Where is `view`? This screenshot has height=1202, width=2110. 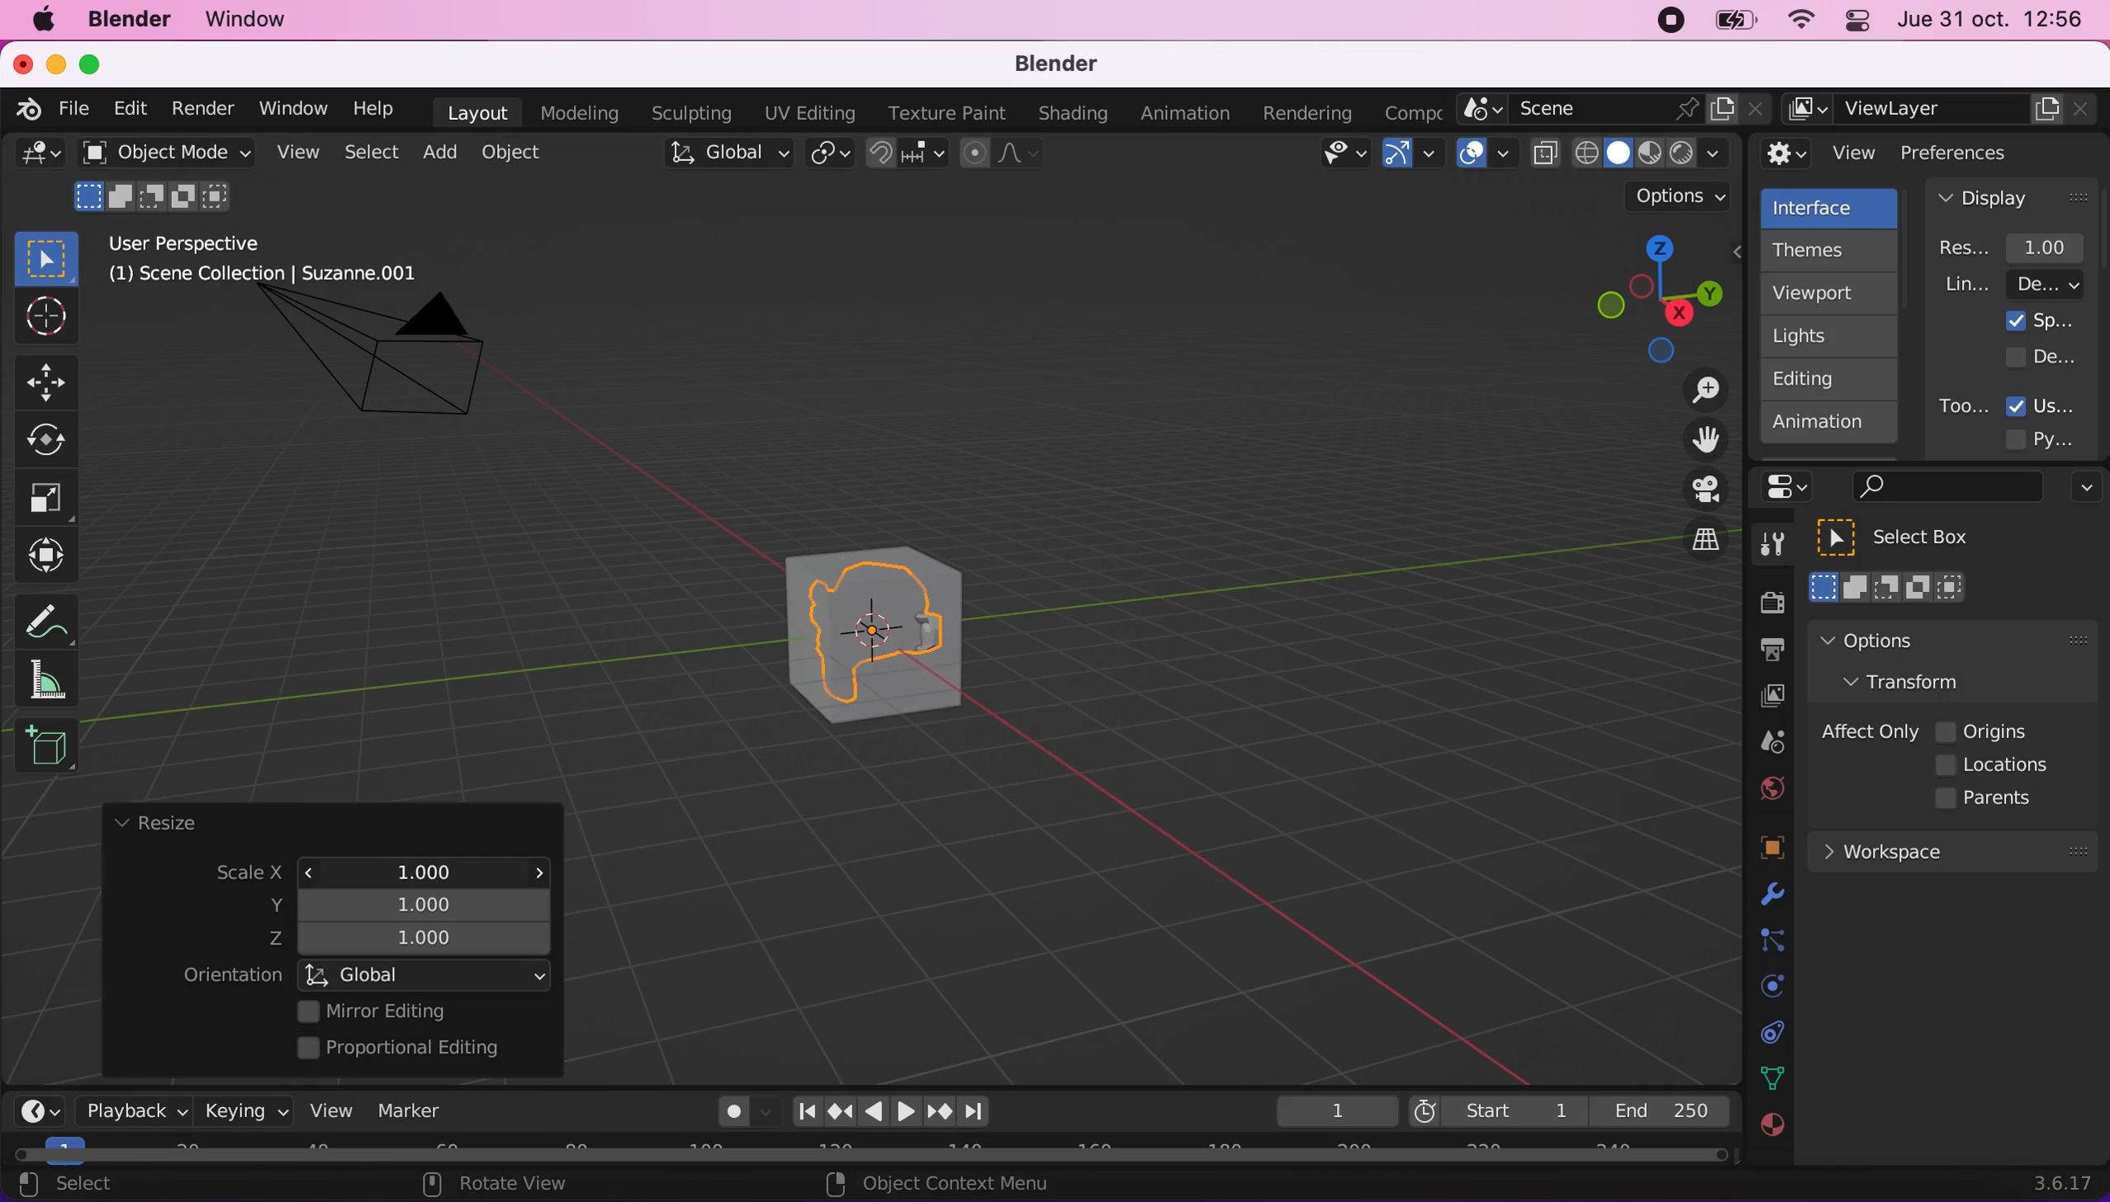 view is located at coordinates (294, 153).